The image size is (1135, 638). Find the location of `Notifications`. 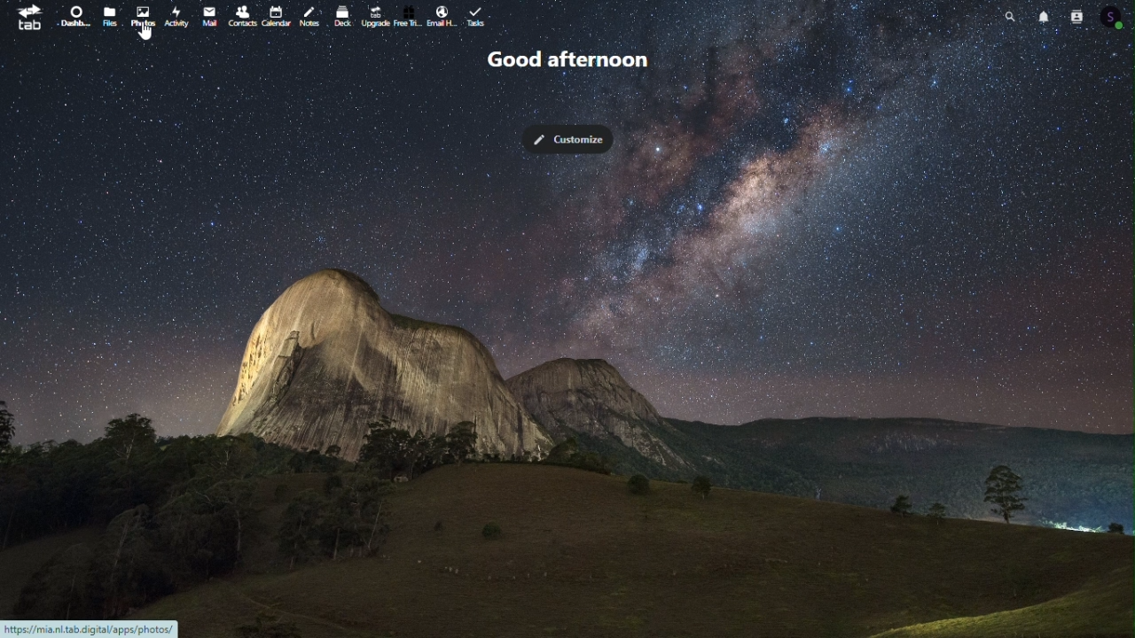

Notifications is located at coordinates (1045, 14).